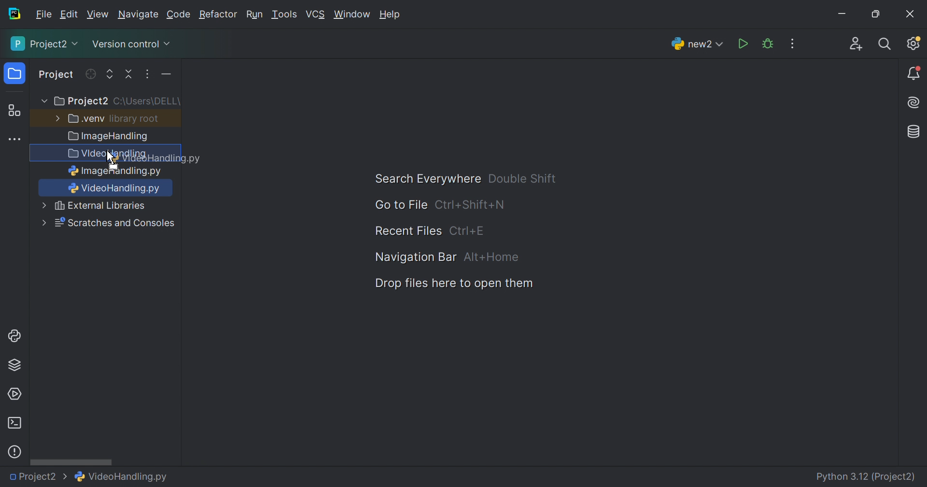 This screenshot has height=487, width=927. What do you see at coordinates (16, 140) in the screenshot?
I see `More tool windows` at bounding box center [16, 140].